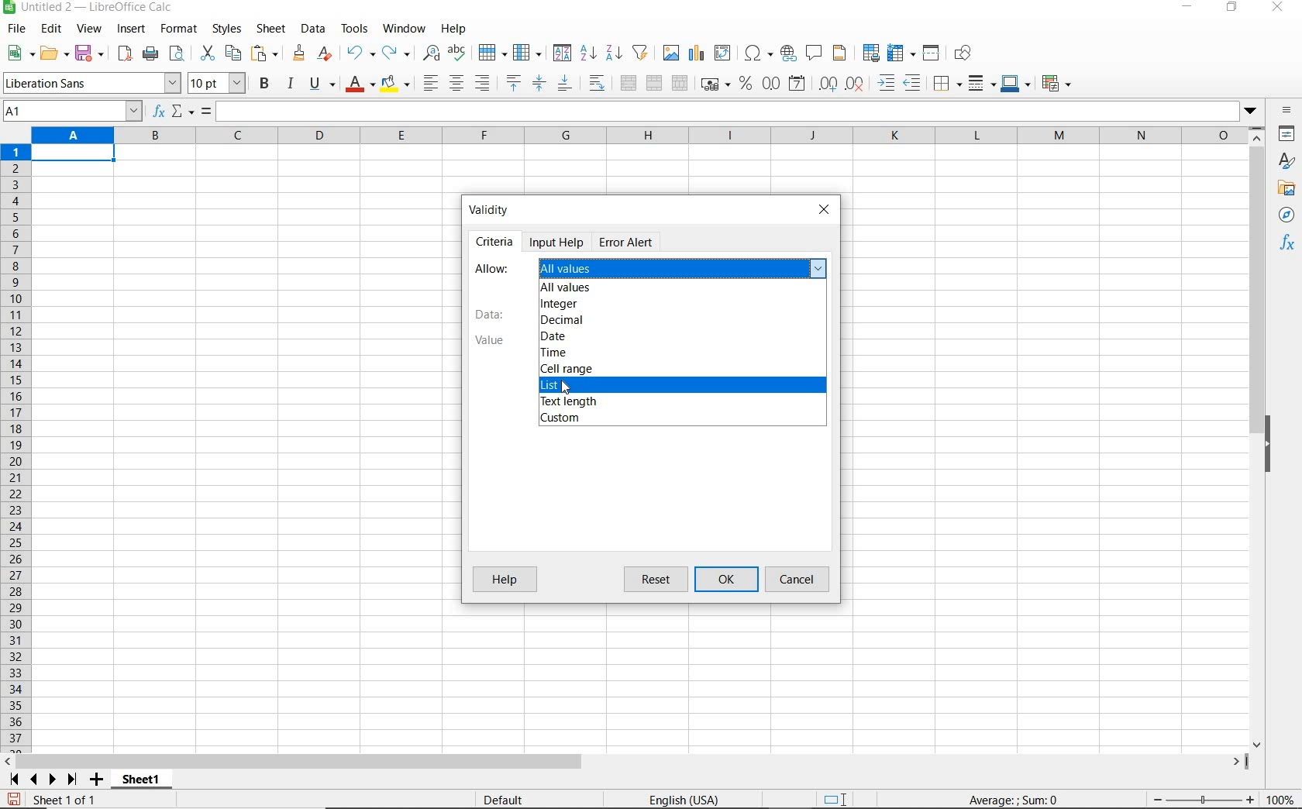  Describe the element at coordinates (91, 53) in the screenshot. I see `save` at that location.